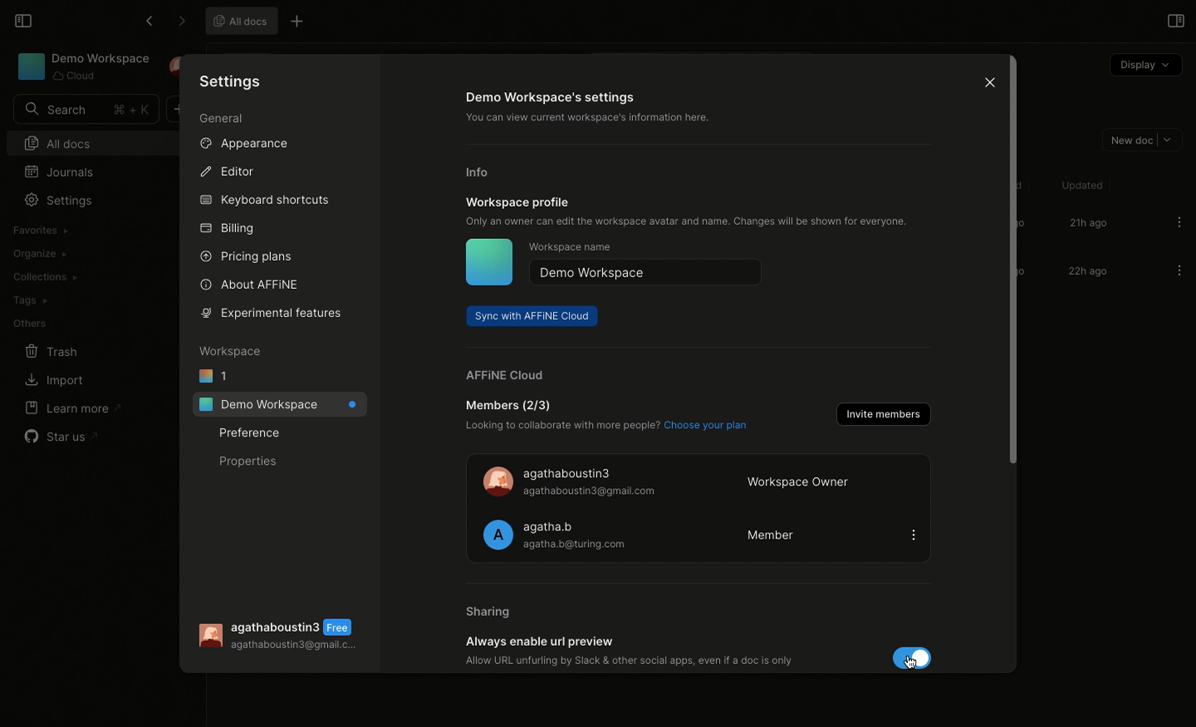  Describe the element at coordinates (1179, 222) in the screenshot. I see `Options` at that location.